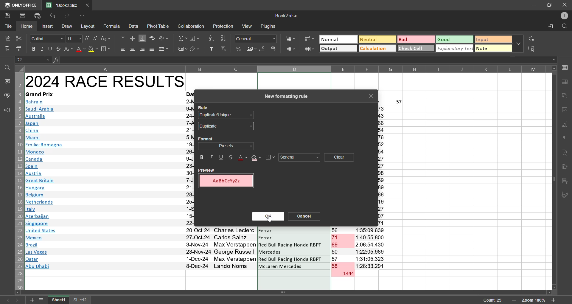 The width and height of the screenshot is (572, 304). What do you see at coordinates (554, 178) in the screenshot?
I see `scrollbar` at bounding box center [554, 178].